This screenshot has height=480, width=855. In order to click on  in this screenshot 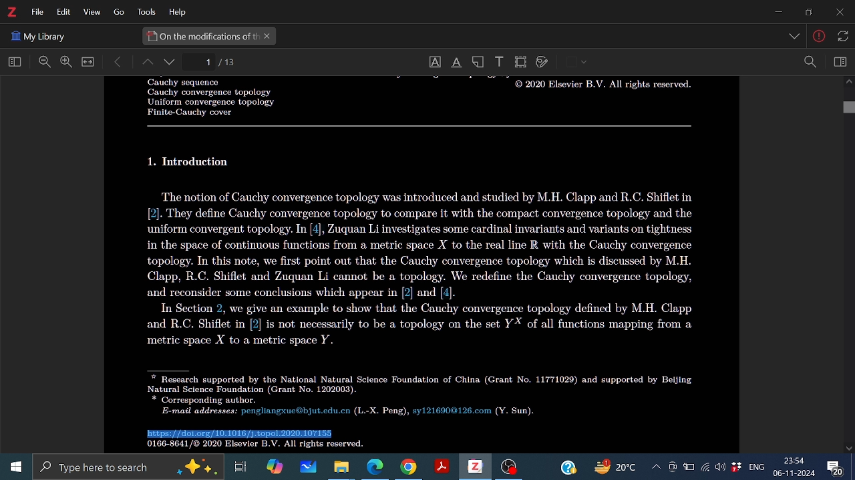, I will do `click(841, 35)`.